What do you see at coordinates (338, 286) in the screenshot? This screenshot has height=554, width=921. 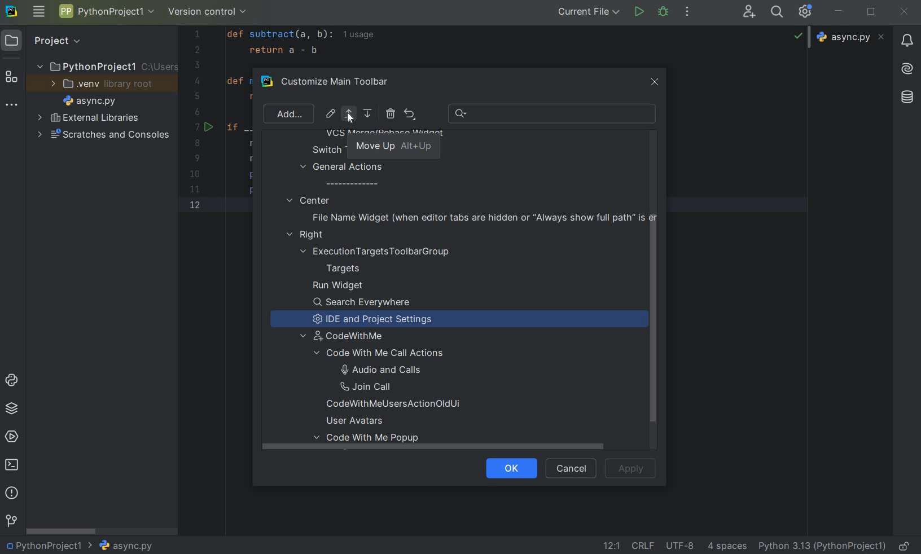 I see `run widget` at bounding box center [338, 286].